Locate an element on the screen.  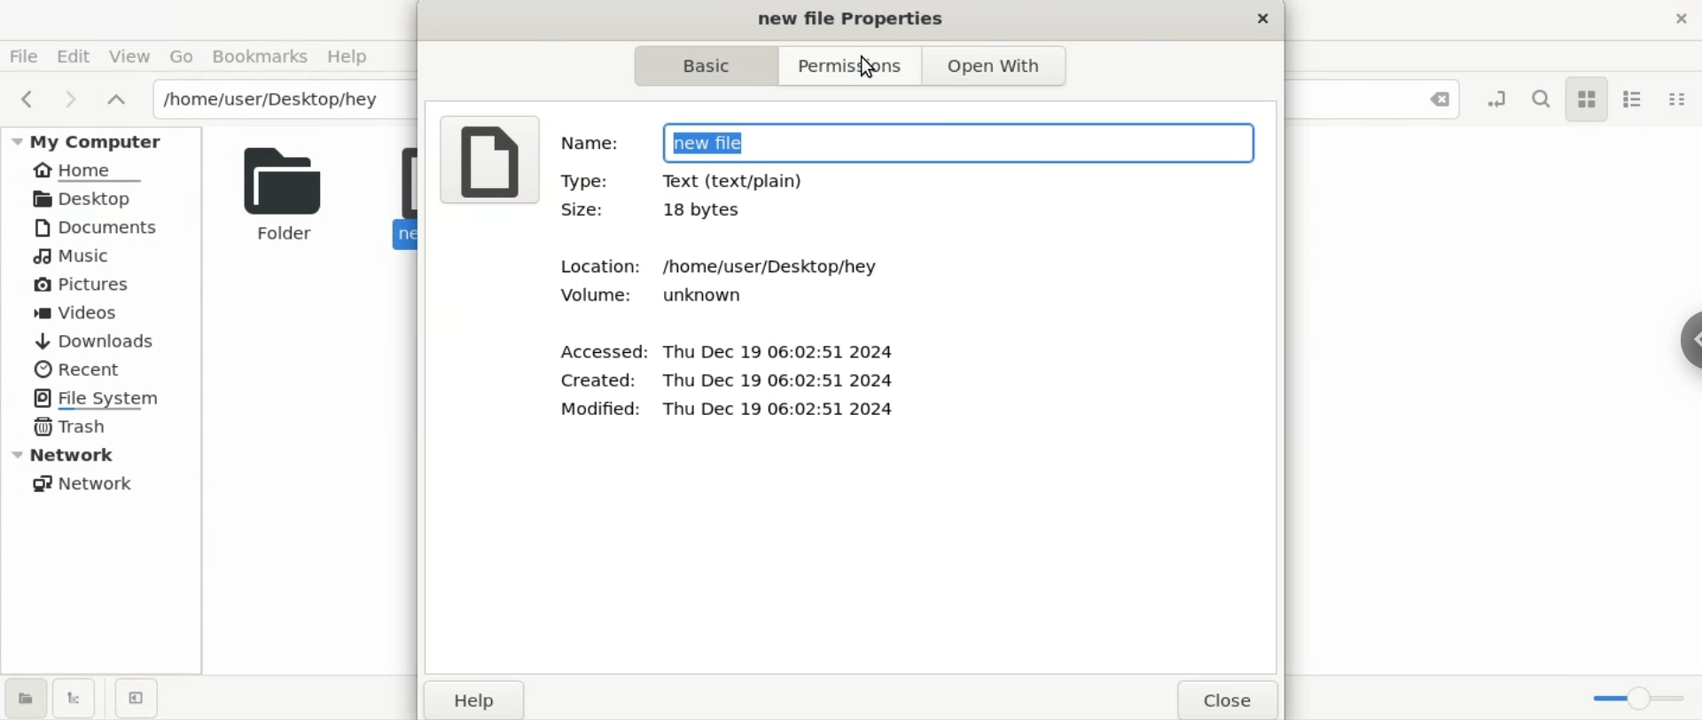
cursor is located at coordinates (868, 66).